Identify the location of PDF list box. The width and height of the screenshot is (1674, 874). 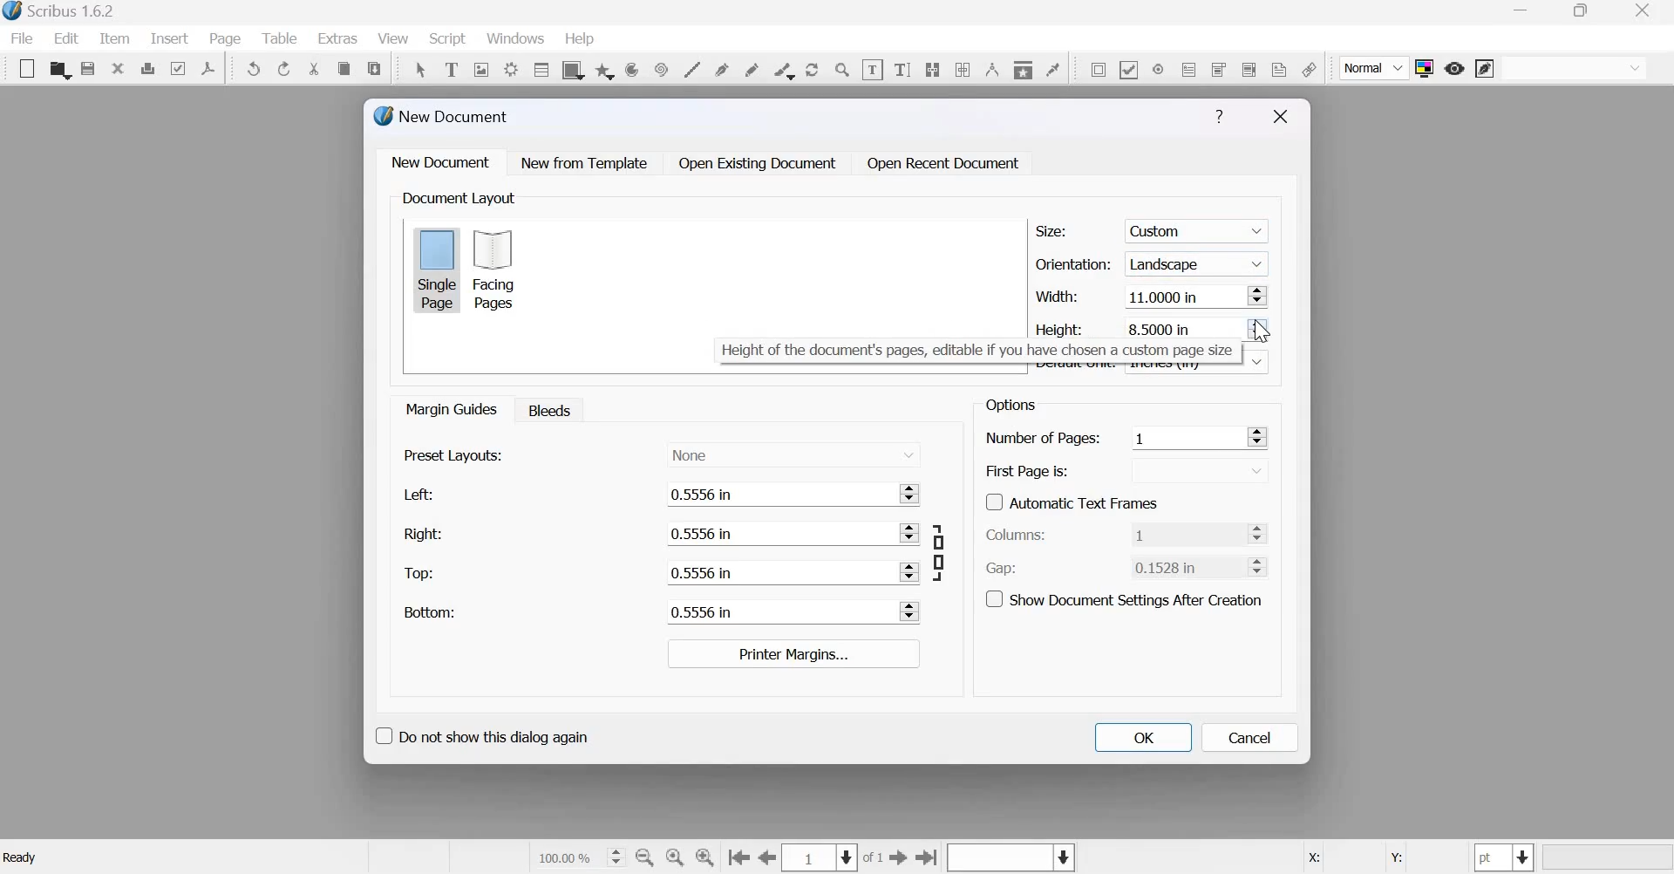
(1248, 67).